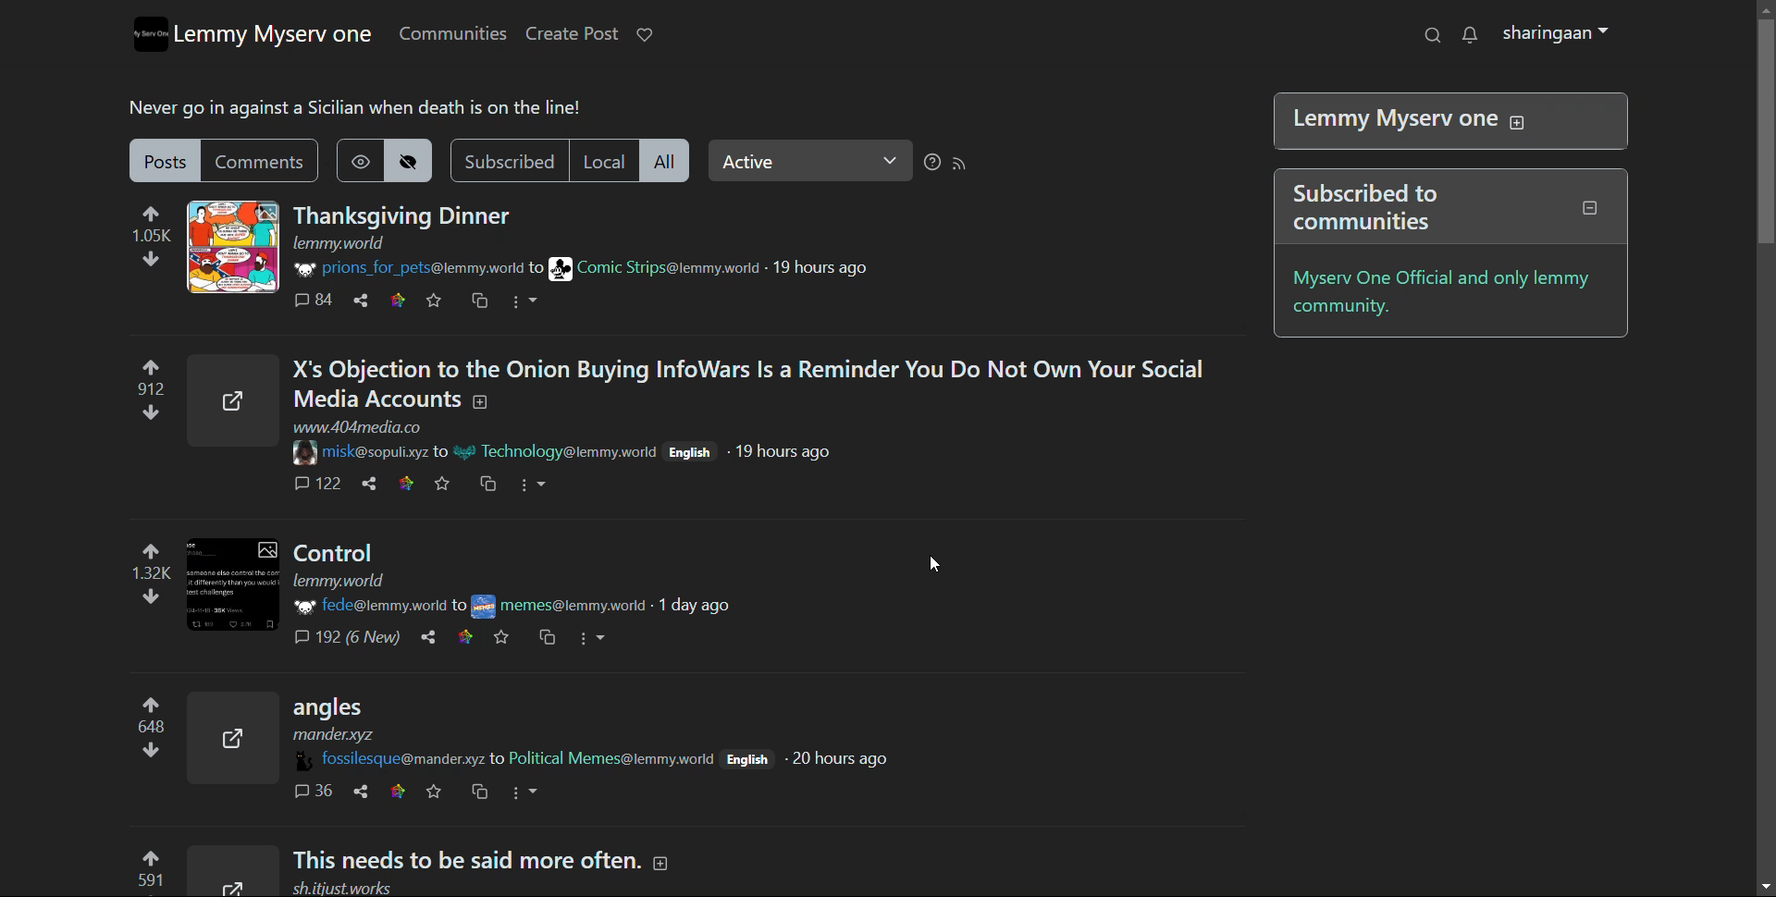  Describe the element at coordinates (557, 604) in the screenshot. I see `community` at that location.